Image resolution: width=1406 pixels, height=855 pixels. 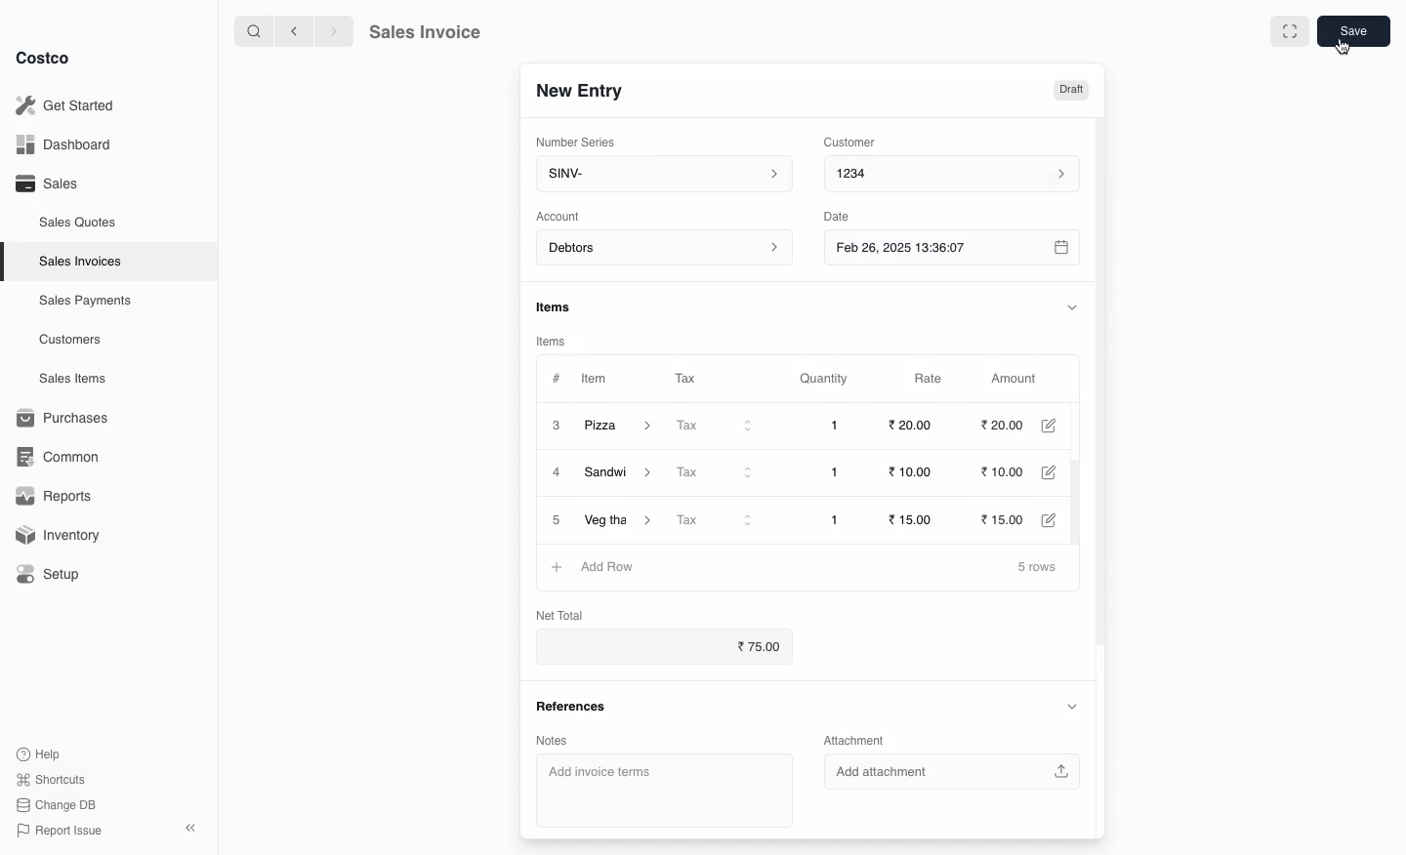 What do you see at coordinates (552, 341) in the screenshot?
I see `Items` at bounding box center [552, 341].